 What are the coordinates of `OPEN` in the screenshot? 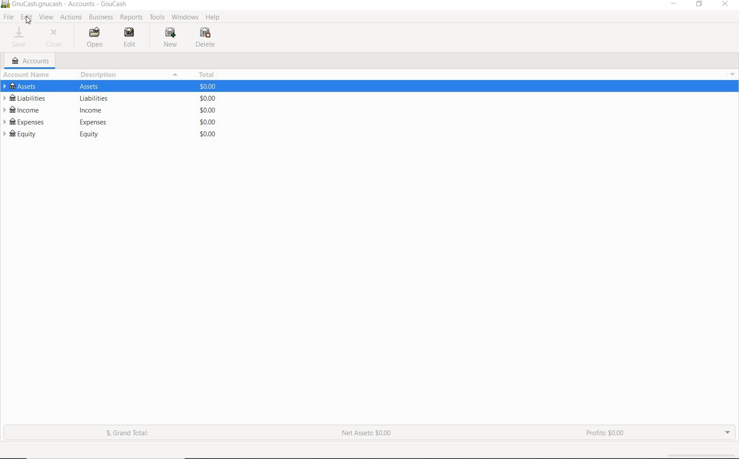 It's located at (98, 37).